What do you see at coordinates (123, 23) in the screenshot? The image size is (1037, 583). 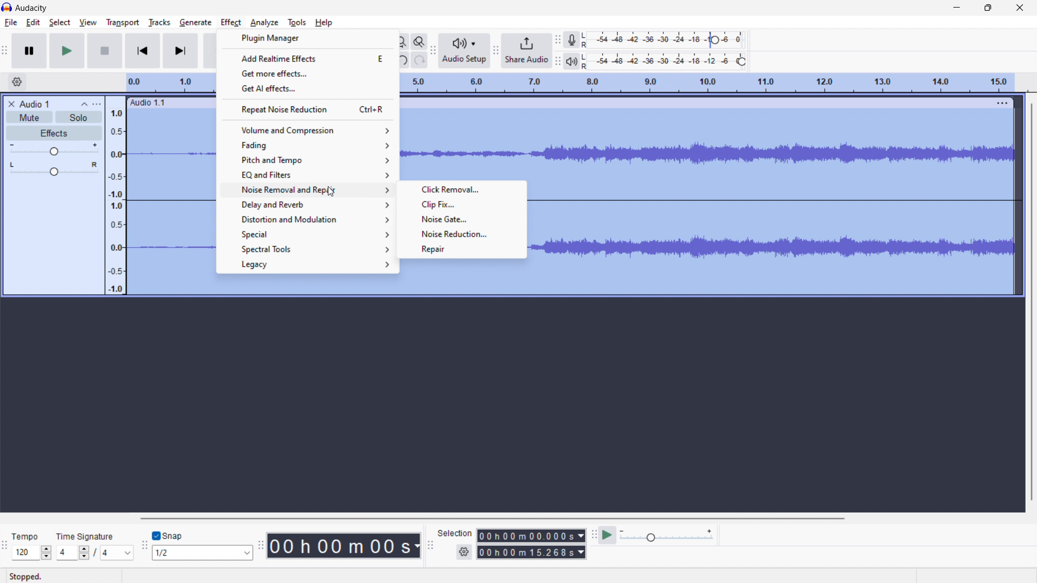 I see `transport` at bounding box center [123, 23].